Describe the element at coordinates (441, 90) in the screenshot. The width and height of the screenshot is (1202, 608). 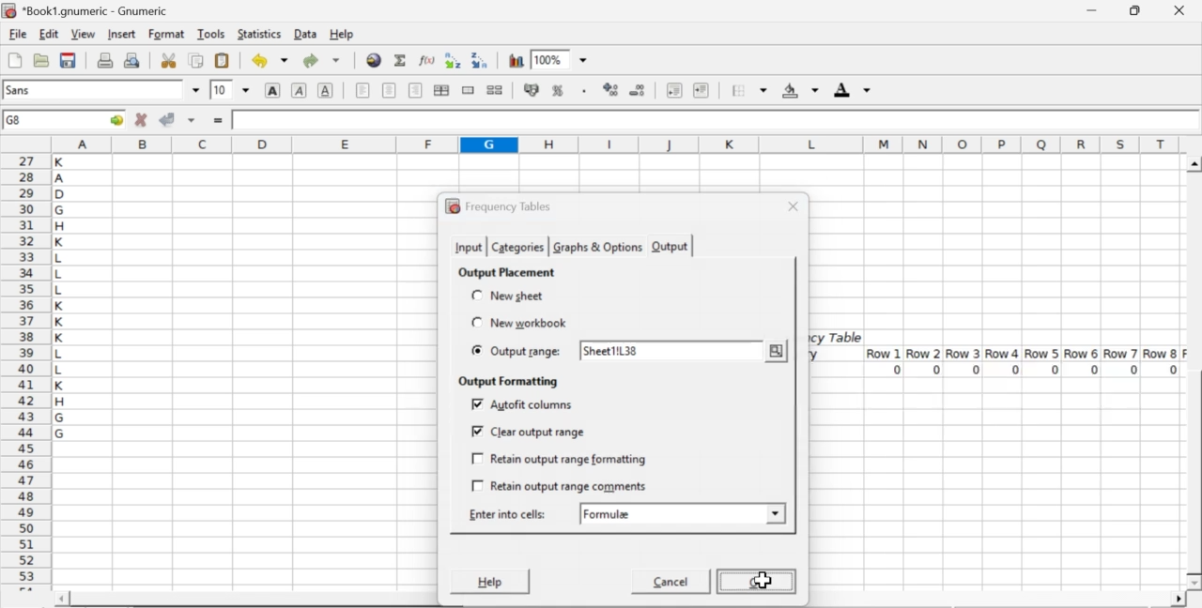
I see `center horizontally` at that location.